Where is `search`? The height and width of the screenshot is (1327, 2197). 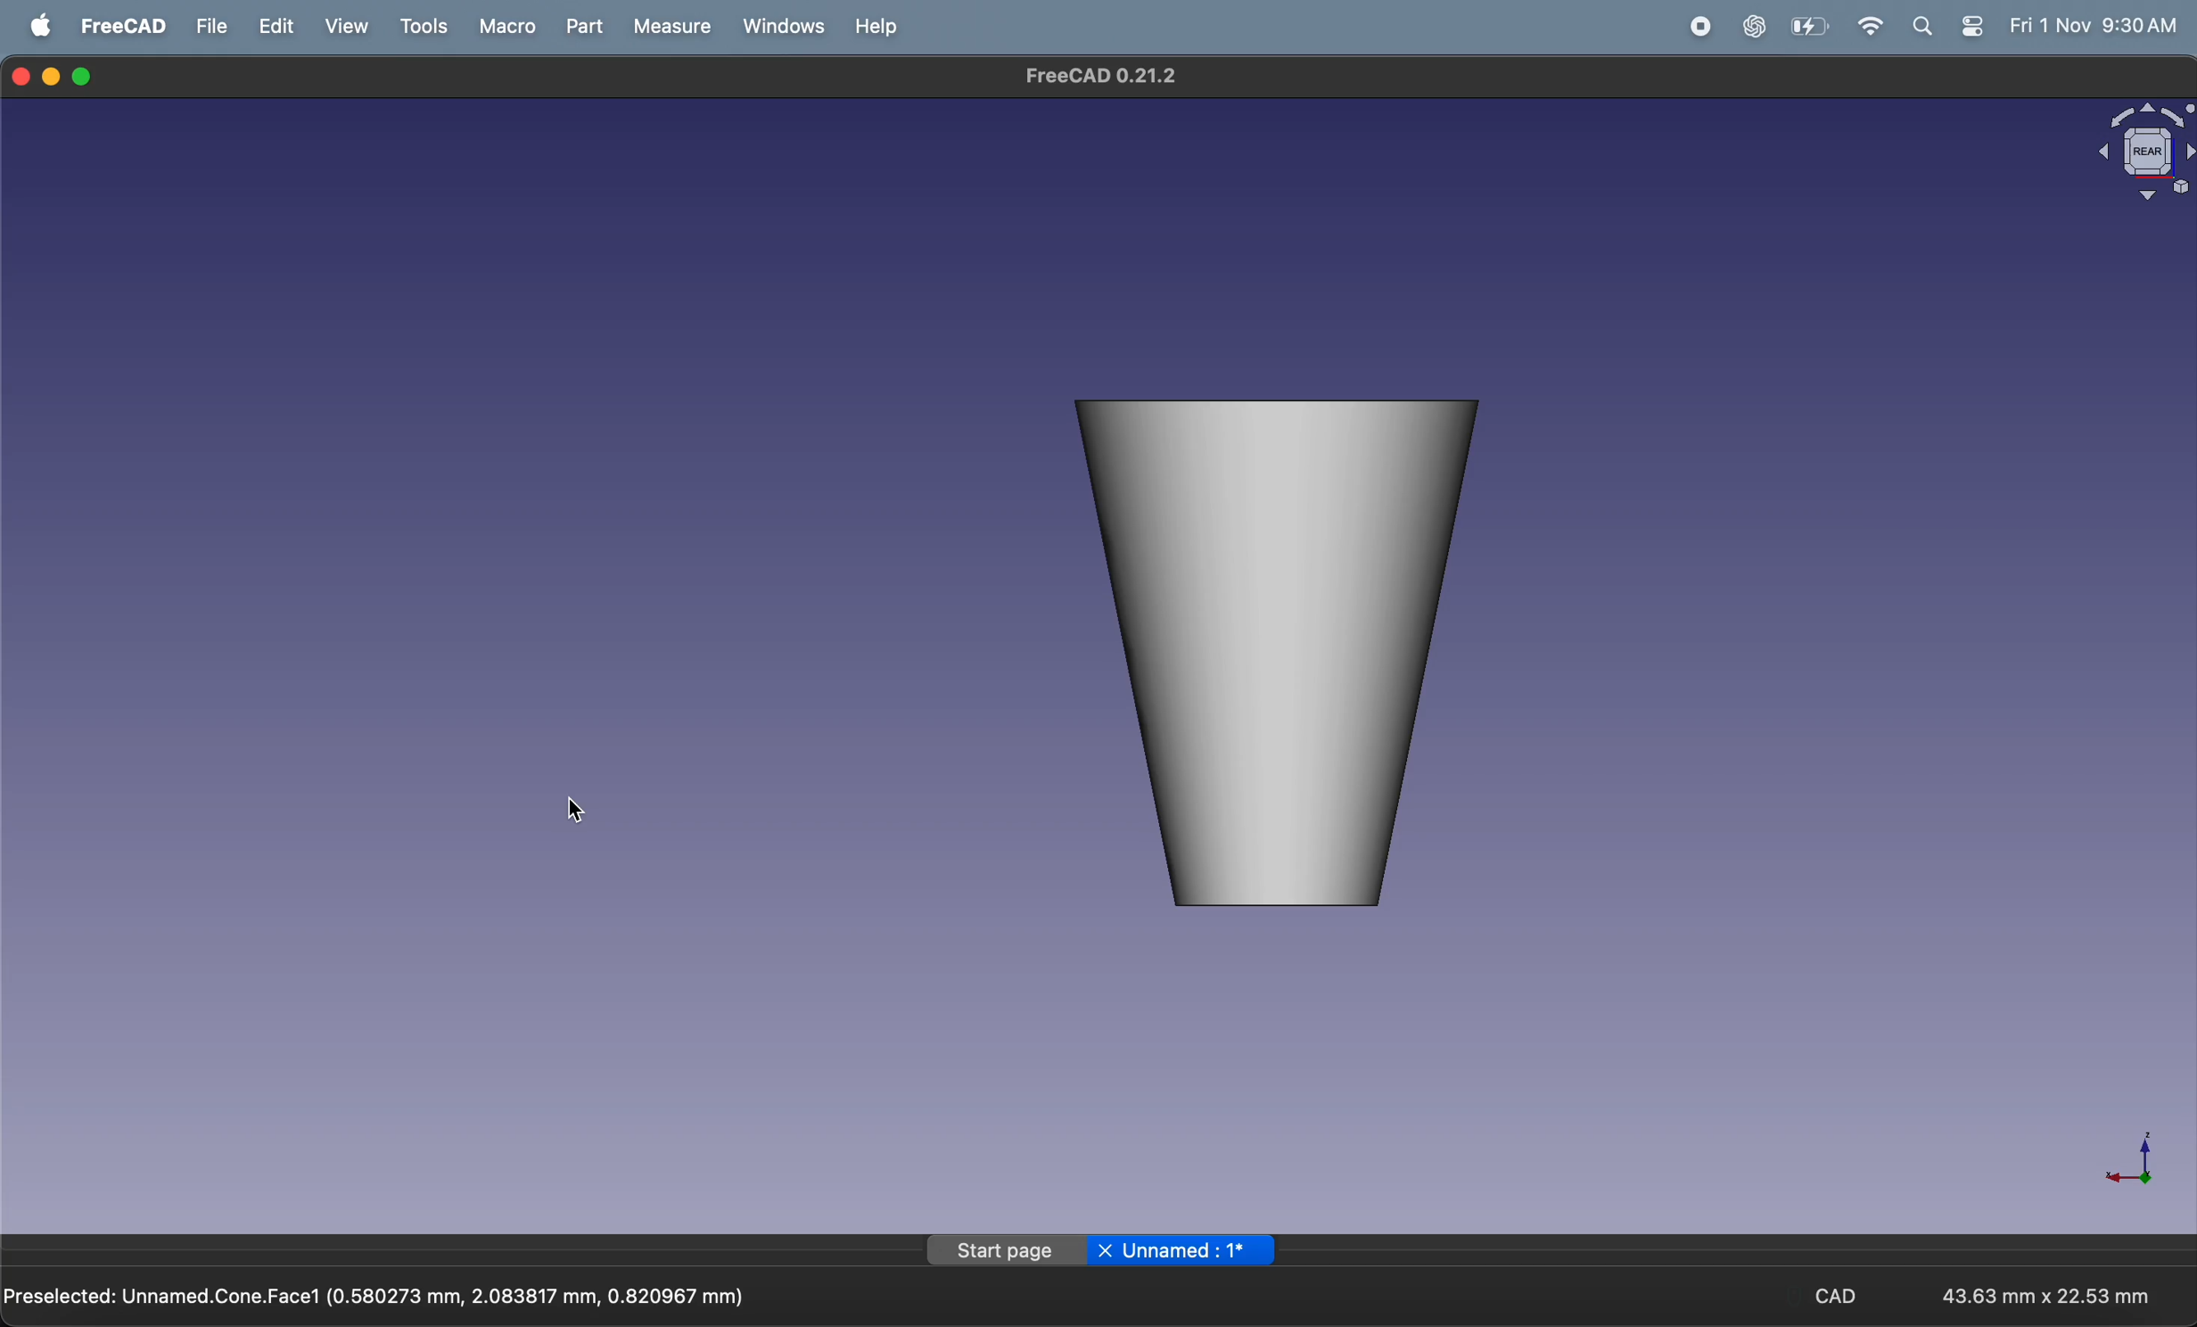 search is located at coordinates (1929, 25).